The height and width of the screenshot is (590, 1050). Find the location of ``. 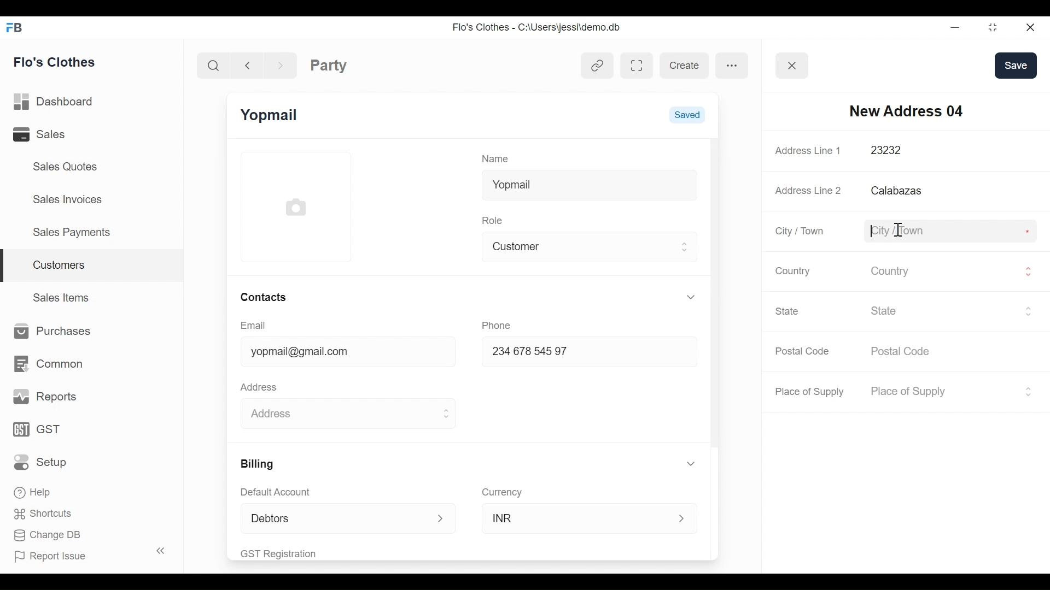

 is located at coordinates (792, 66).